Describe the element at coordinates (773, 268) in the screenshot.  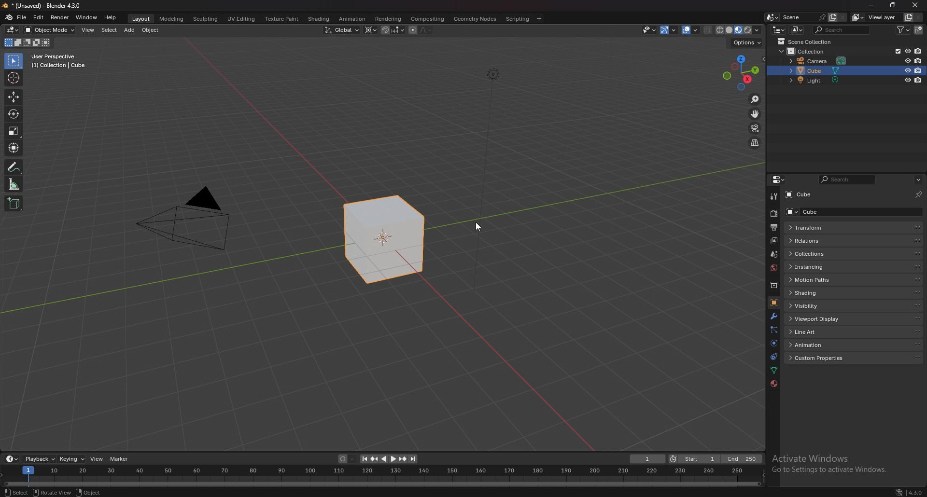
I see `world` at that location.